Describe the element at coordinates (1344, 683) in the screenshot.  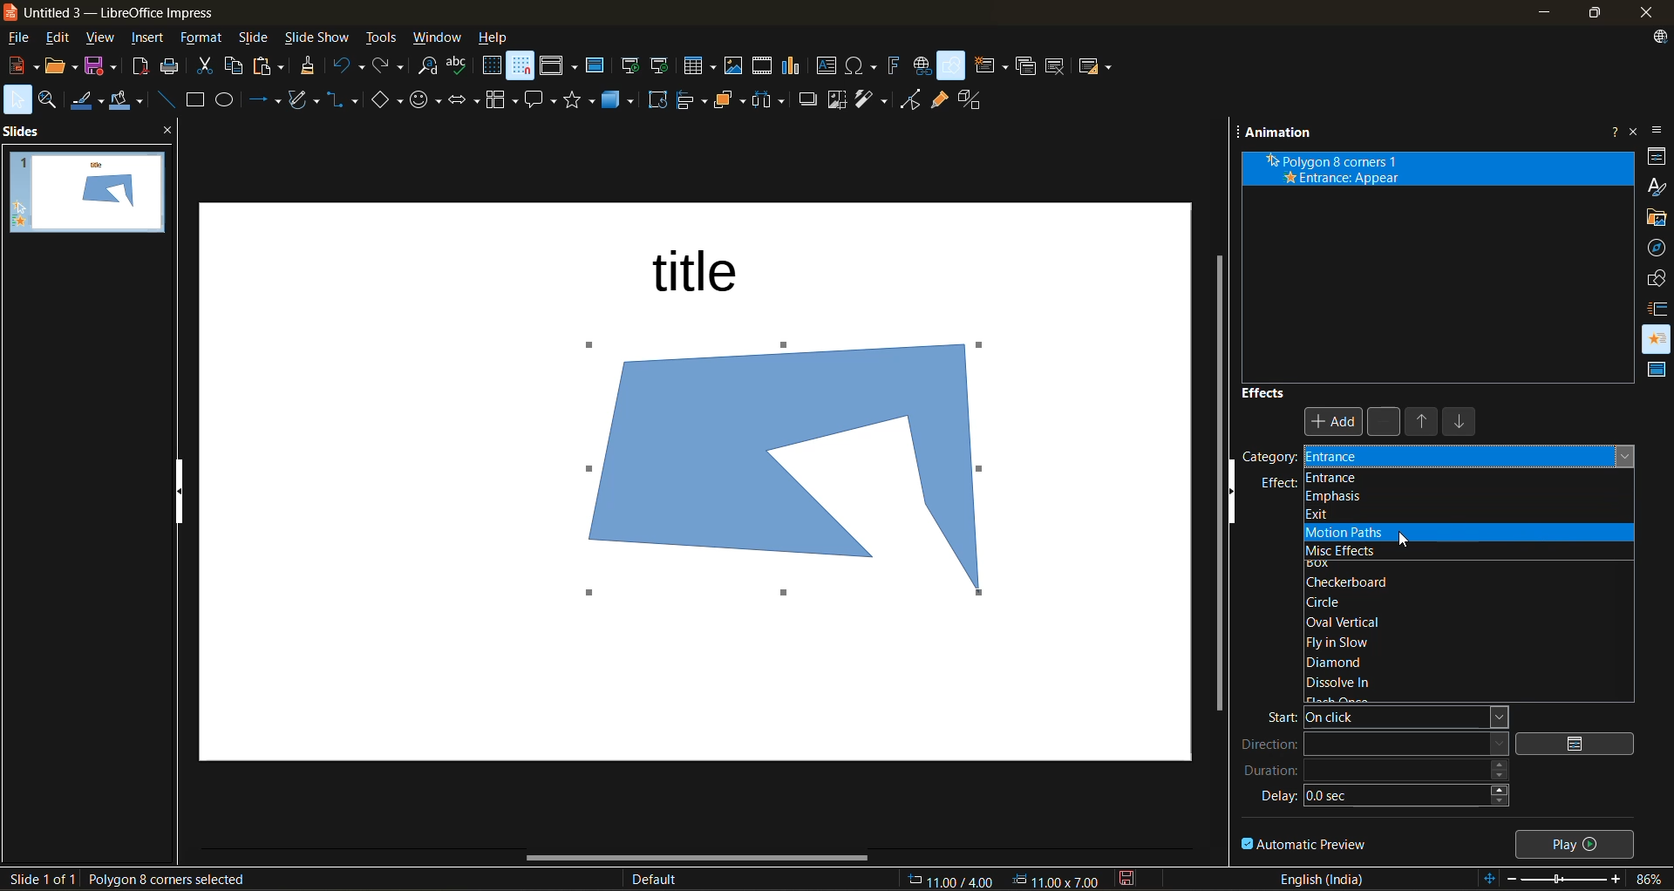
I see `dissolve in` at that location.